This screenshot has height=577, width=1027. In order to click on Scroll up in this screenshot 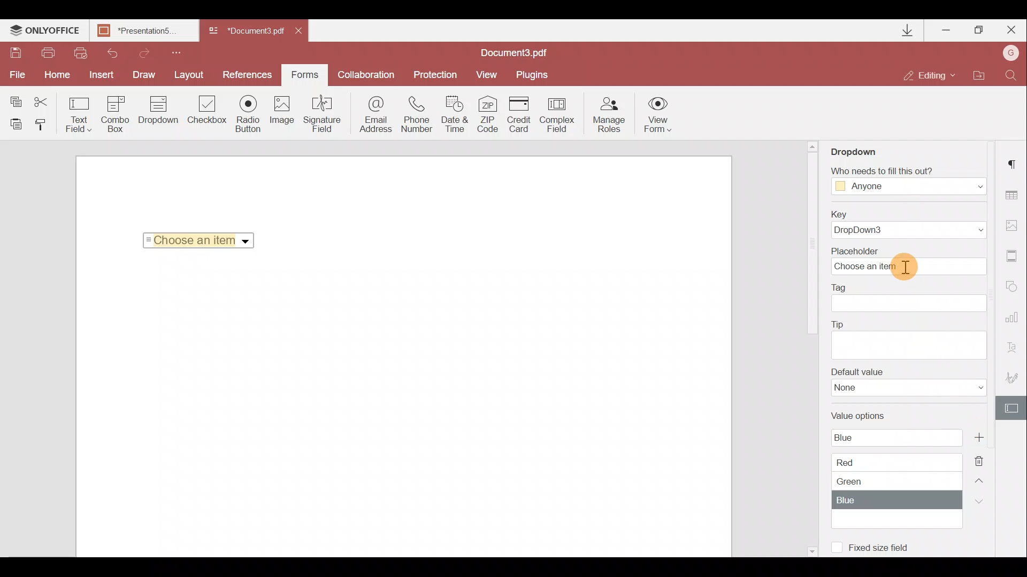, I will do `click(813, 146)`.